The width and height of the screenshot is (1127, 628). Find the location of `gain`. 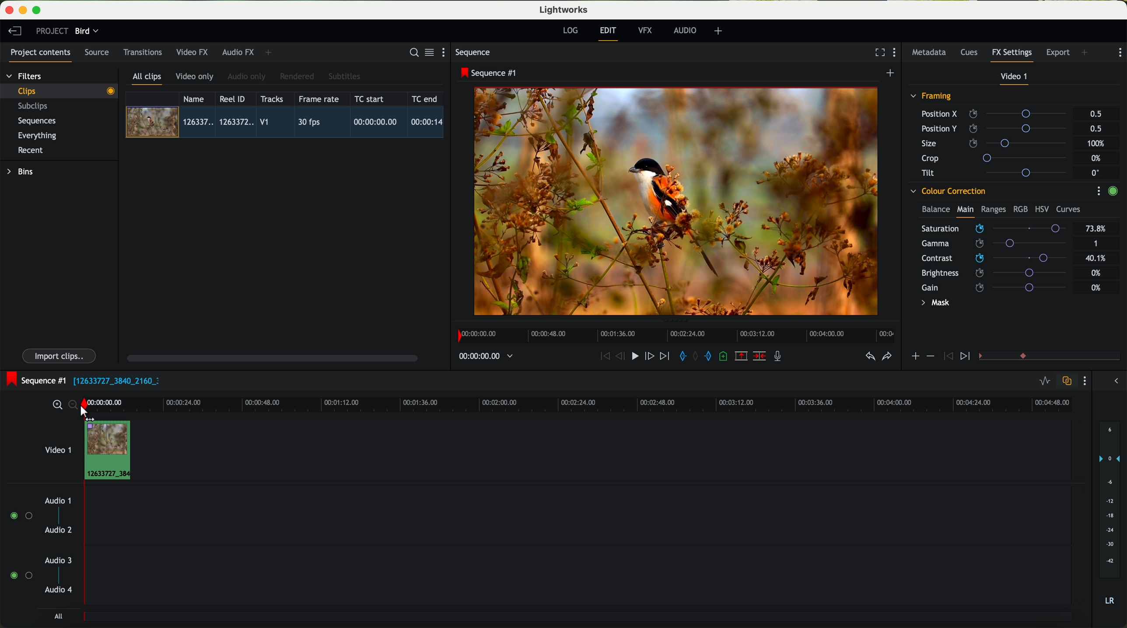

gain is located at coordinates (999, 287).